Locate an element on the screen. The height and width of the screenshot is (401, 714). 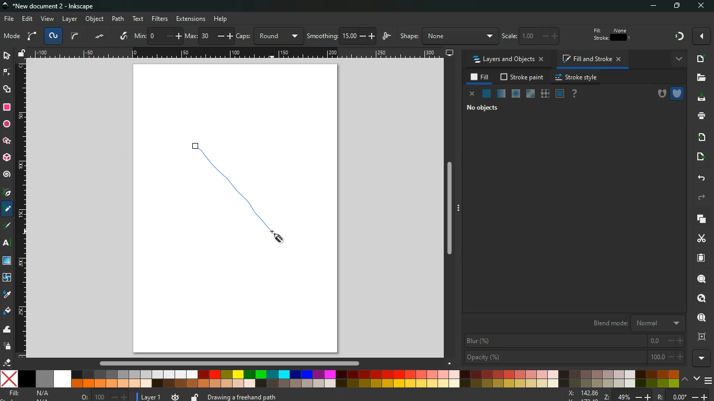
minimize is located at coordinates (650, 6).